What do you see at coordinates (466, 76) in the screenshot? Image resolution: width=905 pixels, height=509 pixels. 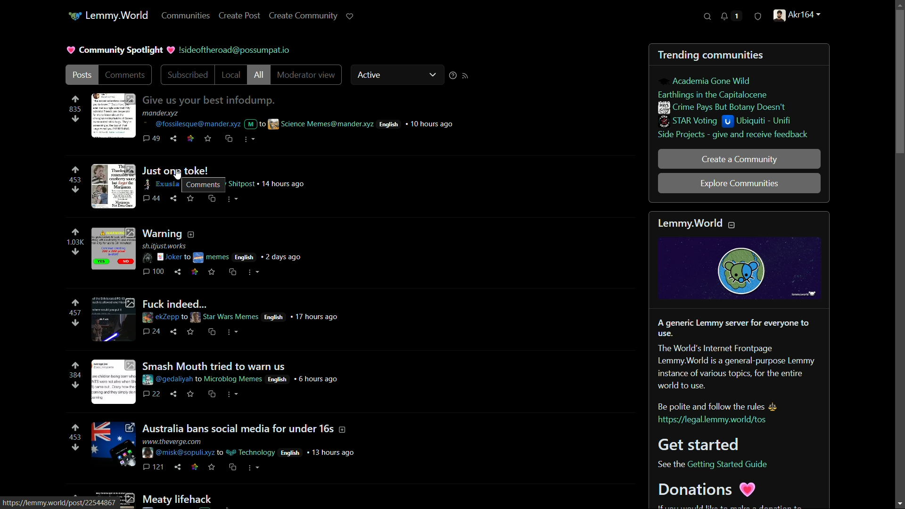 I see `rss` at bounding box center [466, 76].